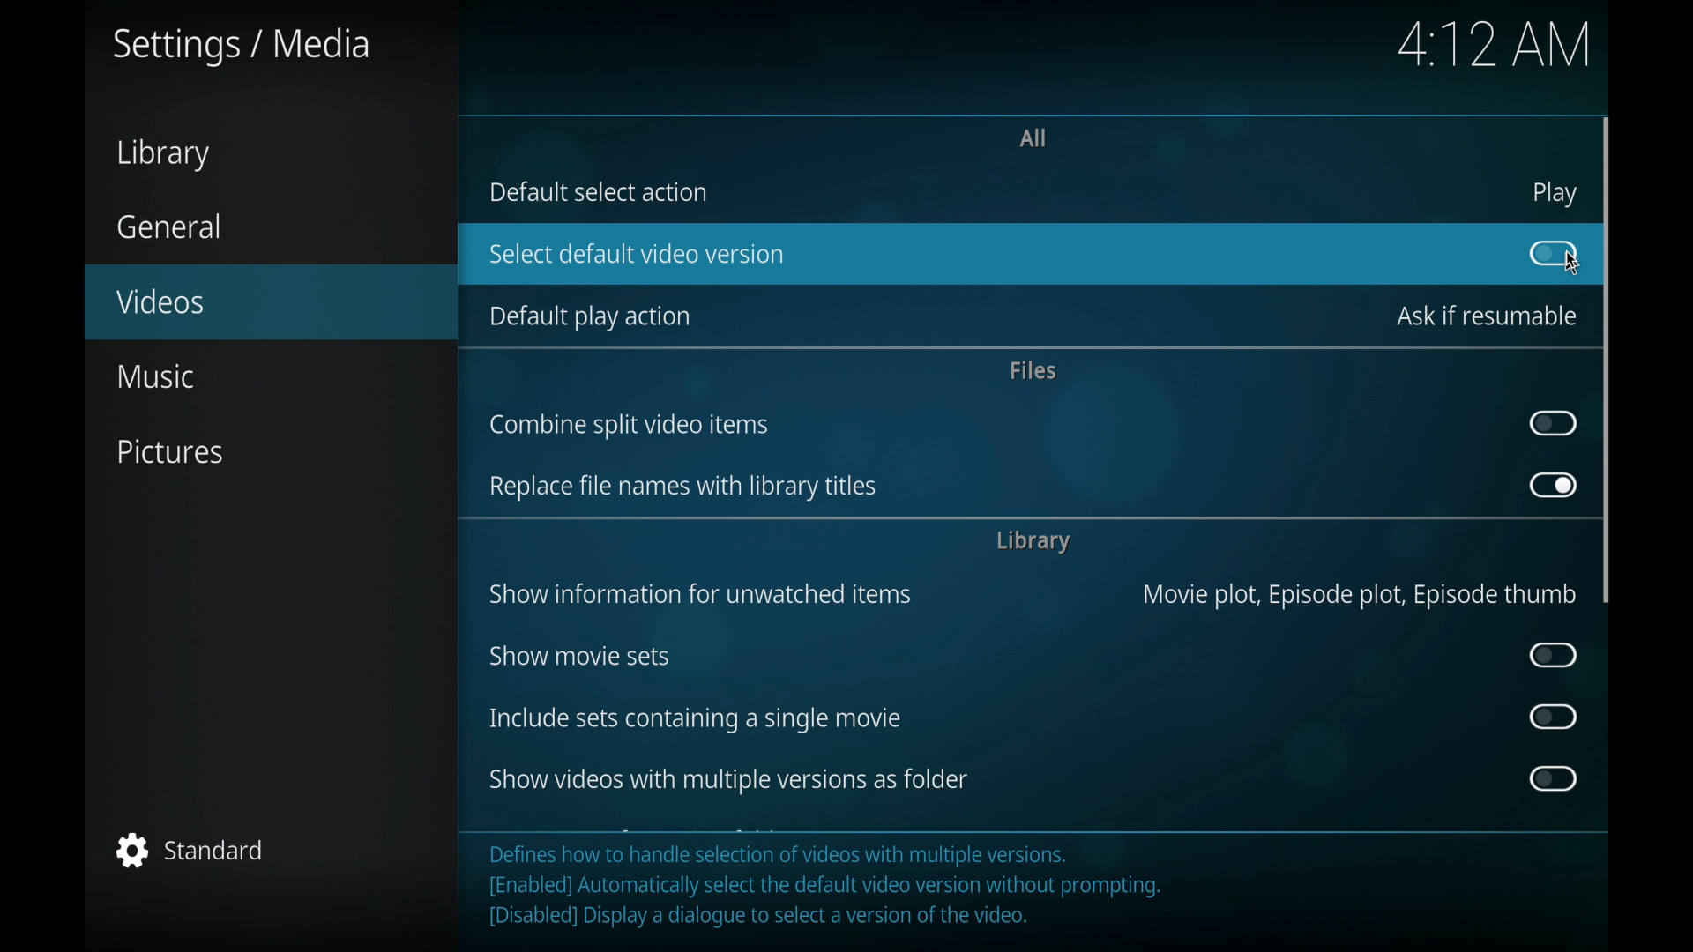 The height and width of the screenshot is (952, 1693). I want to click on toggle button, so click(1556, 778).